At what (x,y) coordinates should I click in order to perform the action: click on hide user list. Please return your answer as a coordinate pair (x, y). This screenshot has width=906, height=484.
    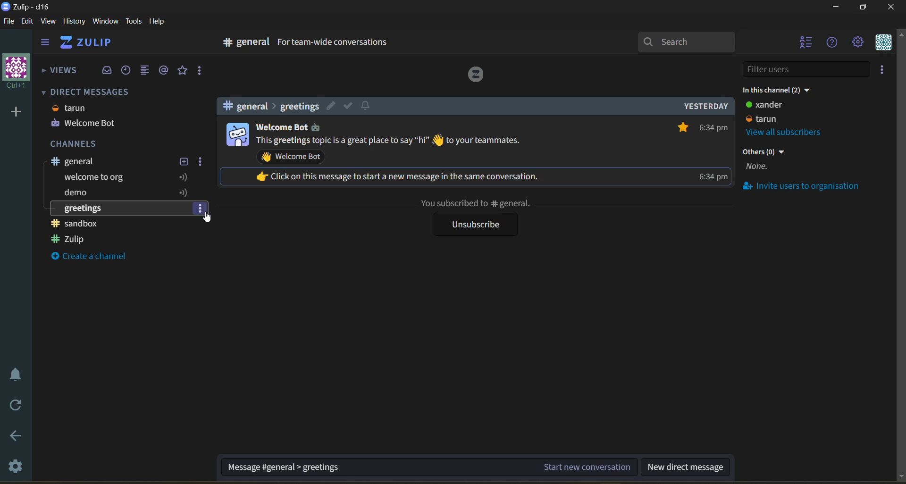
    Looking at the image, I should click on (806, 43).